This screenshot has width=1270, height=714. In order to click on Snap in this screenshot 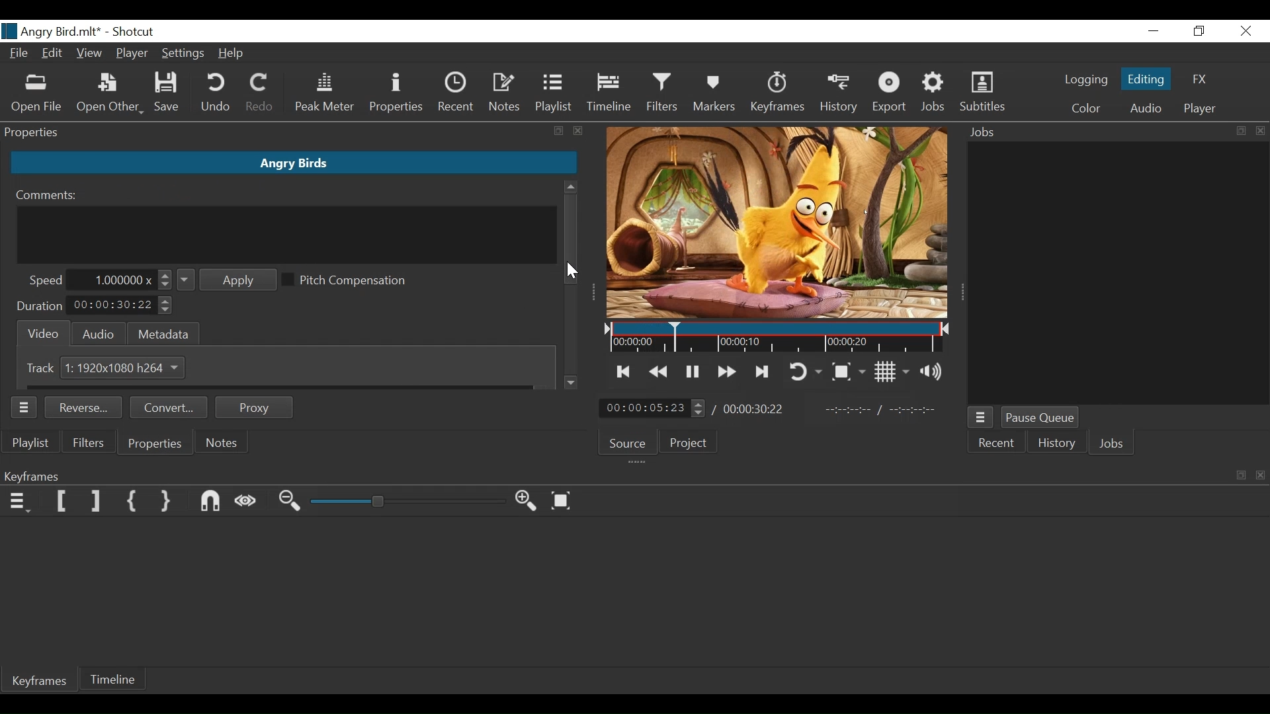, I will do `click(211, 502)`.